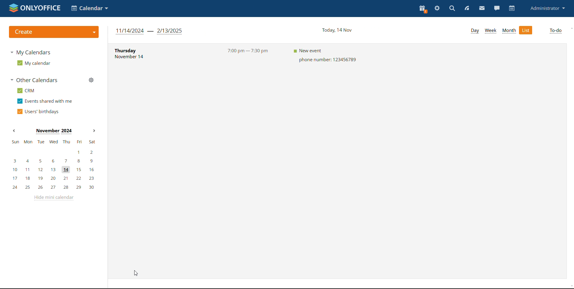 This screenshot has height=289, width=574. I want to click on logo, so click(35, 8).